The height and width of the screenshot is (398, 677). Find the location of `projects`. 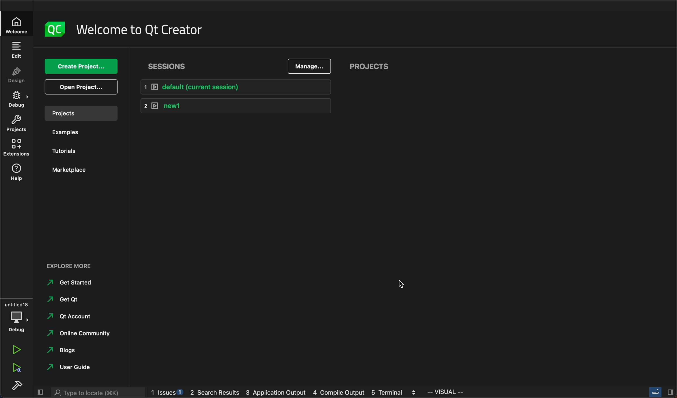

projects is located at coordinates (82, 113).